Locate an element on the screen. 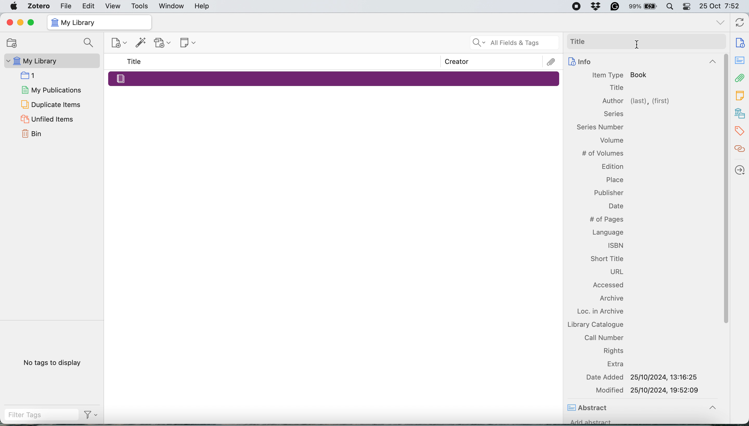  Title is located at coordinates (581, 42).